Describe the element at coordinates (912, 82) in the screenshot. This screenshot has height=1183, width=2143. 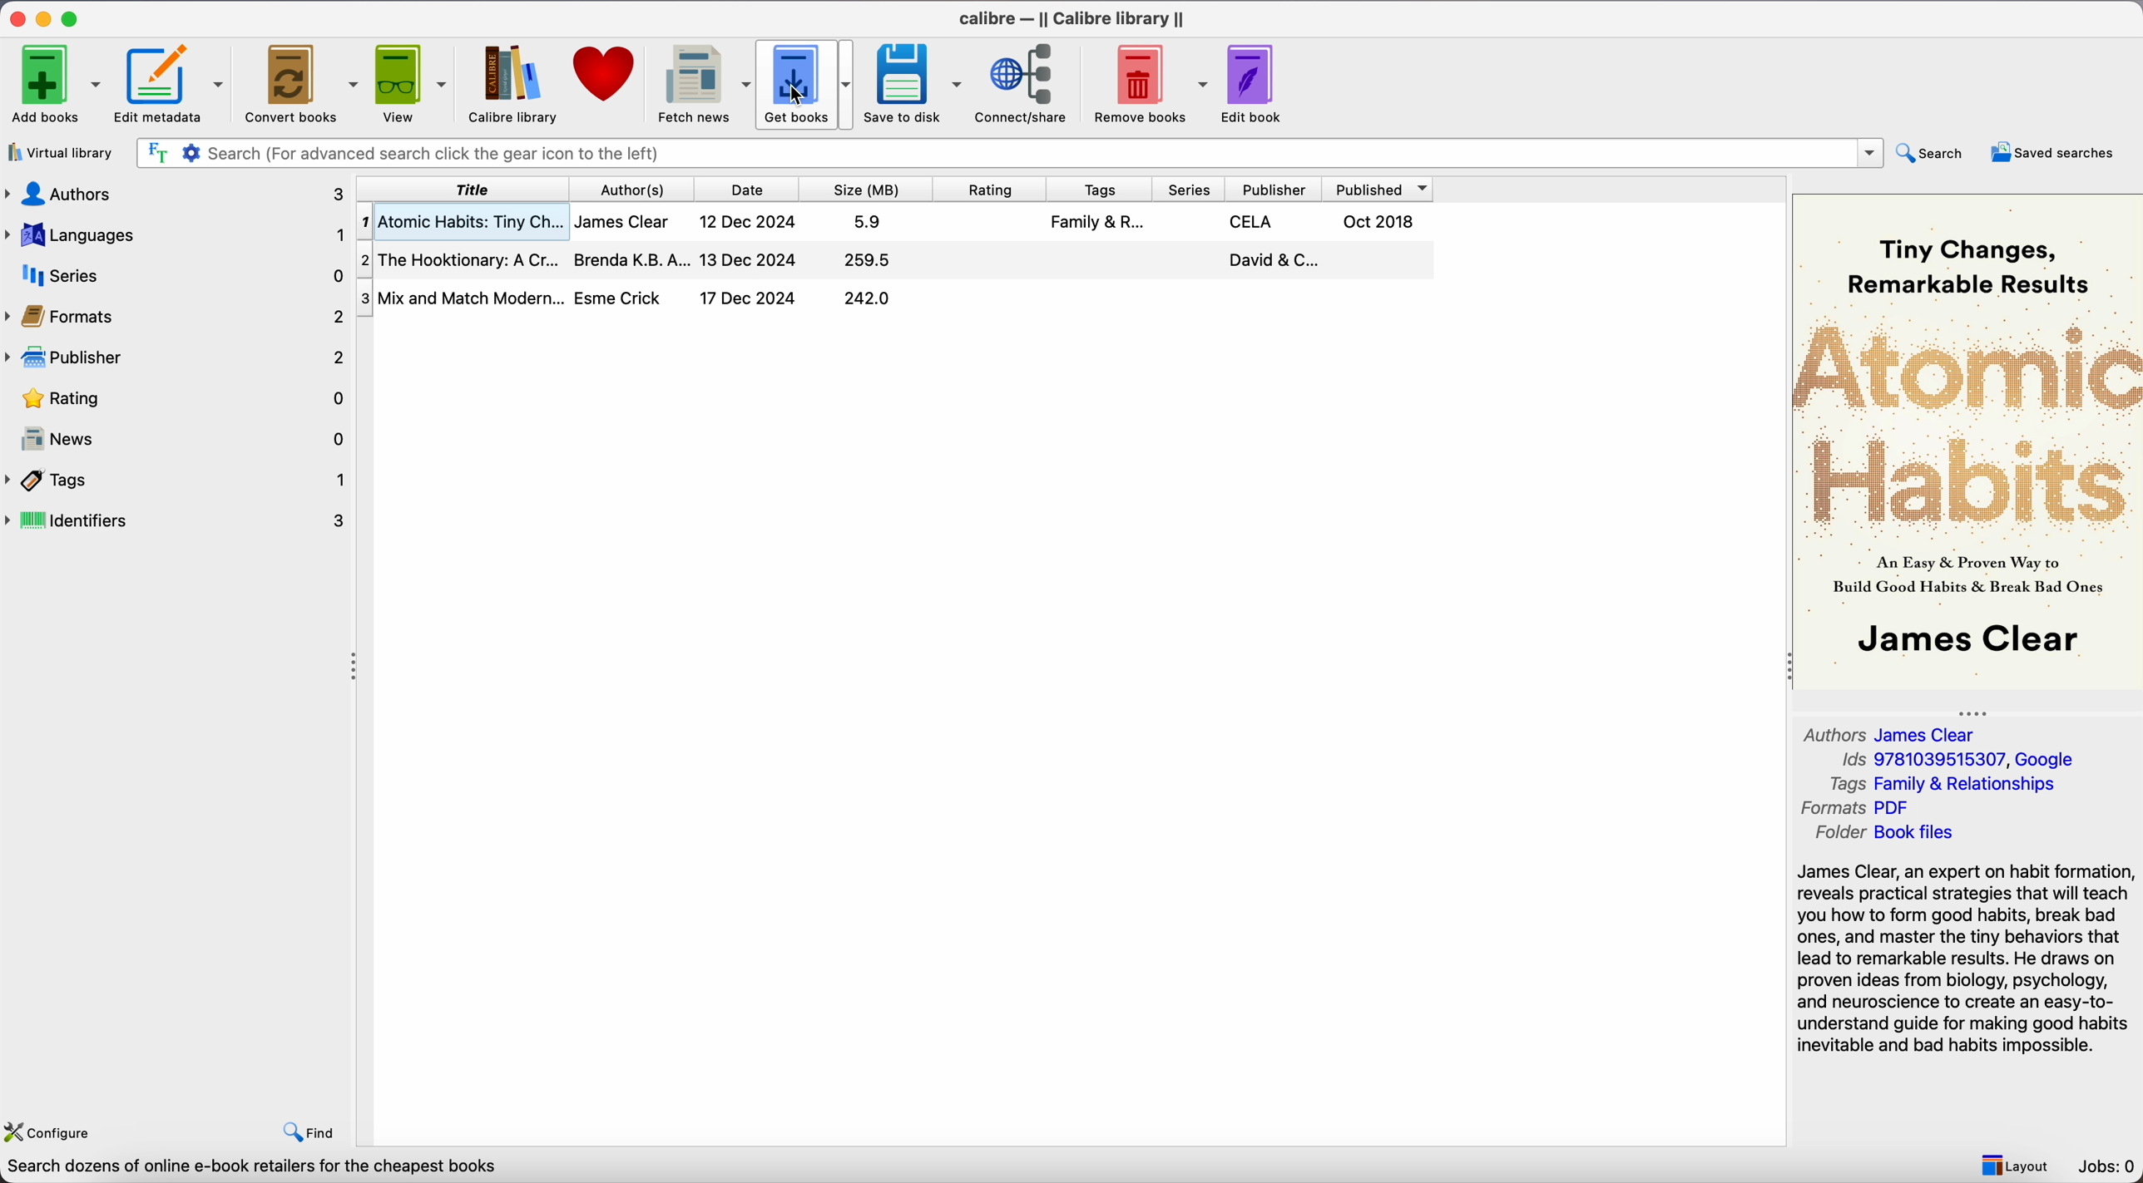
I see `save to disk` at that location.